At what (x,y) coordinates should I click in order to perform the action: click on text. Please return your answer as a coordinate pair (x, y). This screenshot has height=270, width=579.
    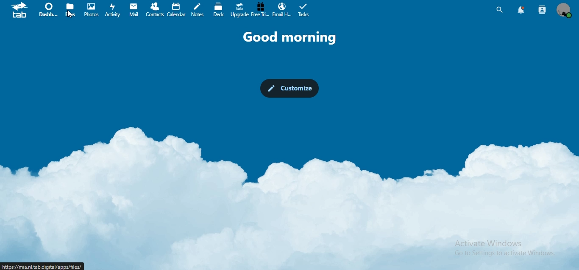
    Looking at the image, I should click on (294, 37).